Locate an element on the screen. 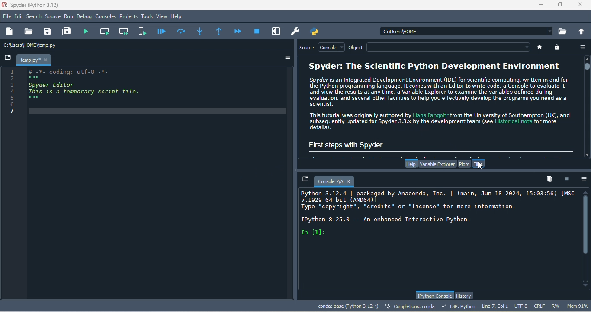  temp.py is located at coordinates (35, 60).